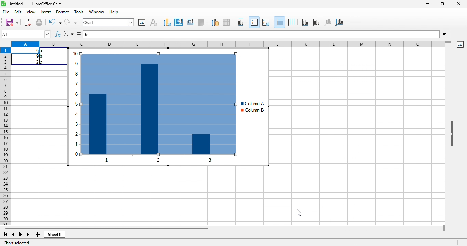 The width and height of the screenshot is (467, 246). I want to click on properties, so click(142, 22).